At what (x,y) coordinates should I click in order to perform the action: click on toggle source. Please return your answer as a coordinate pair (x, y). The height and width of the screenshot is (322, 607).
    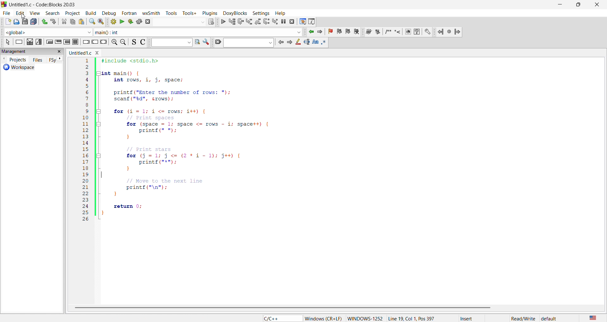
    Looking at the image, I should click on (132, 43).